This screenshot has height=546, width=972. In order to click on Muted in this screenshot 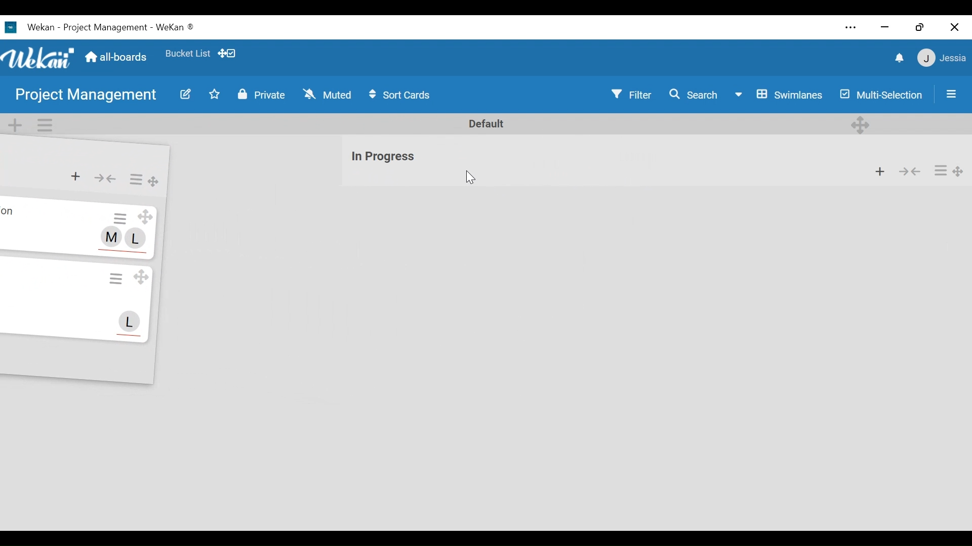, I will do `click(329, 95)`.